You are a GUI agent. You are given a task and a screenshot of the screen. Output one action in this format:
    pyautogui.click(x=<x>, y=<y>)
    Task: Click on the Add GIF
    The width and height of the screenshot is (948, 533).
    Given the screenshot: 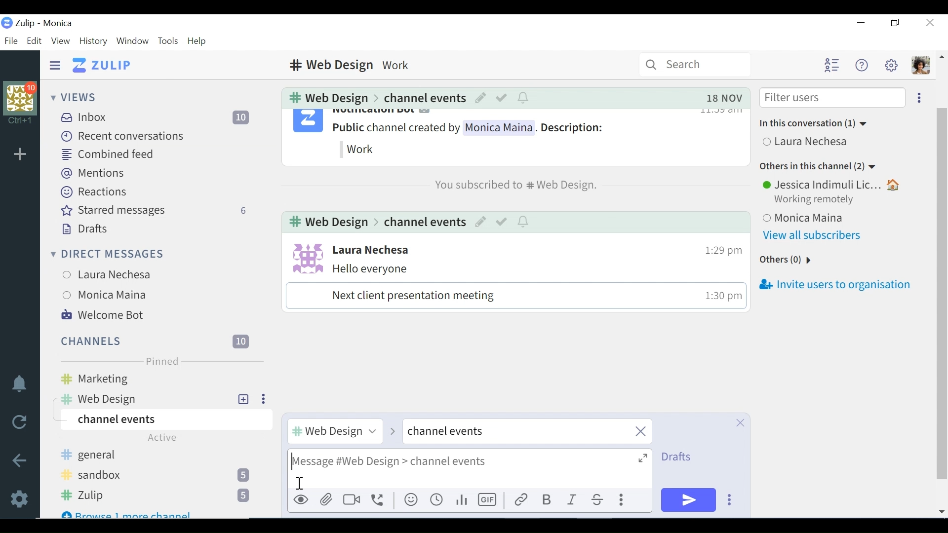 What is the action you would take?
    pyautogui.click(x=489, y=500)
    